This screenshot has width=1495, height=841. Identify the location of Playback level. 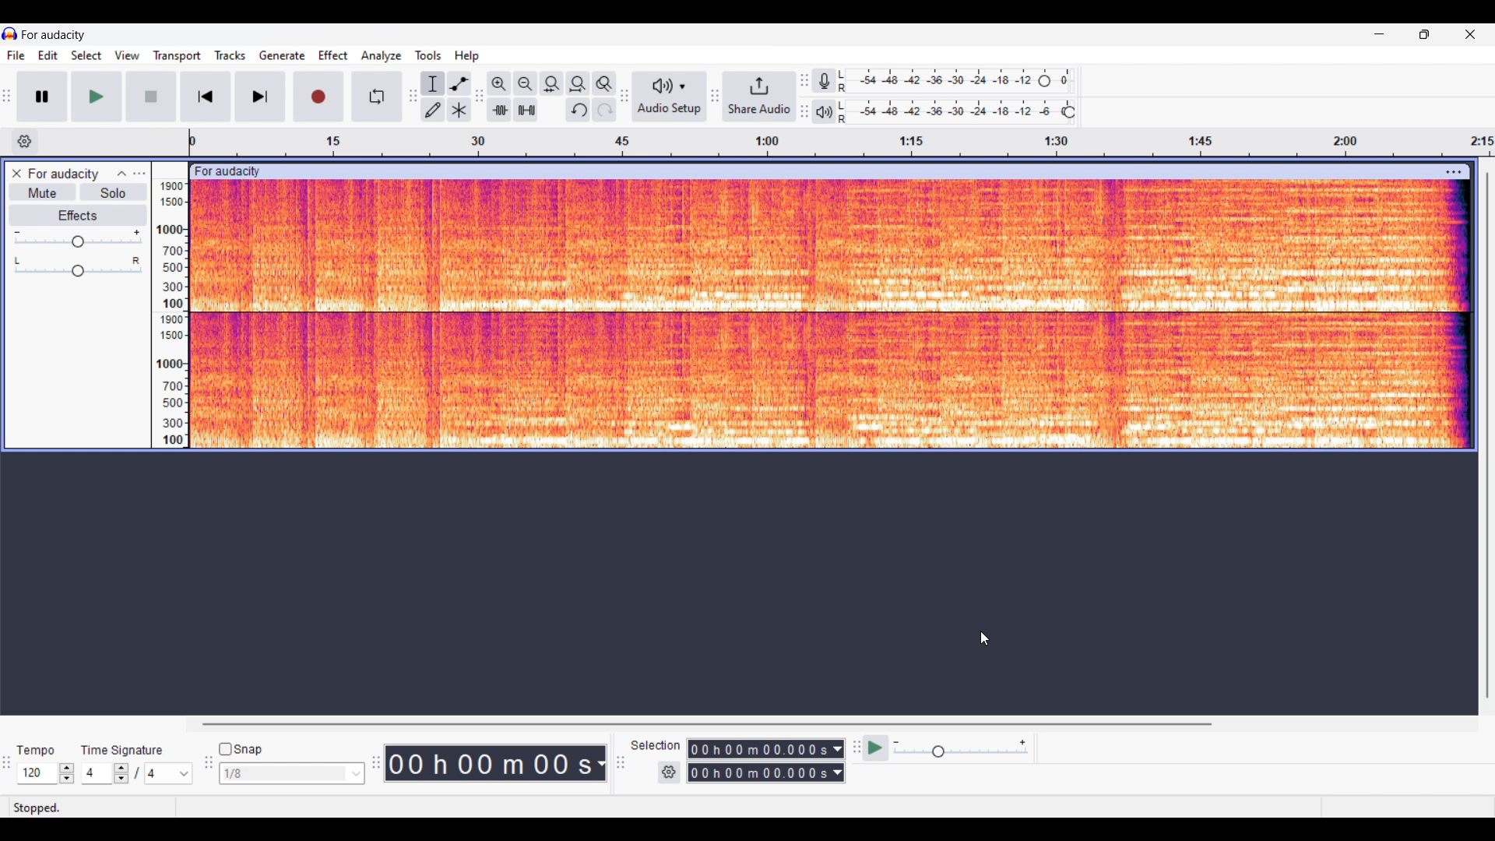
(955, 111).